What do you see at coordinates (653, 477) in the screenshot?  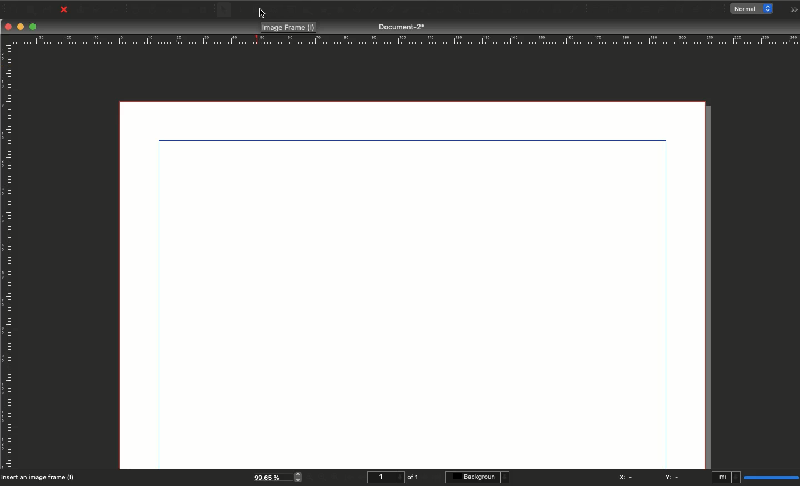 I see `X: -    Y: -` at bounding box center [653, 477].